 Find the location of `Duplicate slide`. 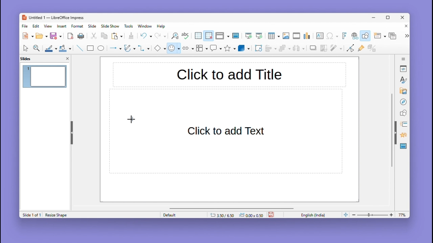

Duplicate slide is located at coordinates (393, 36).